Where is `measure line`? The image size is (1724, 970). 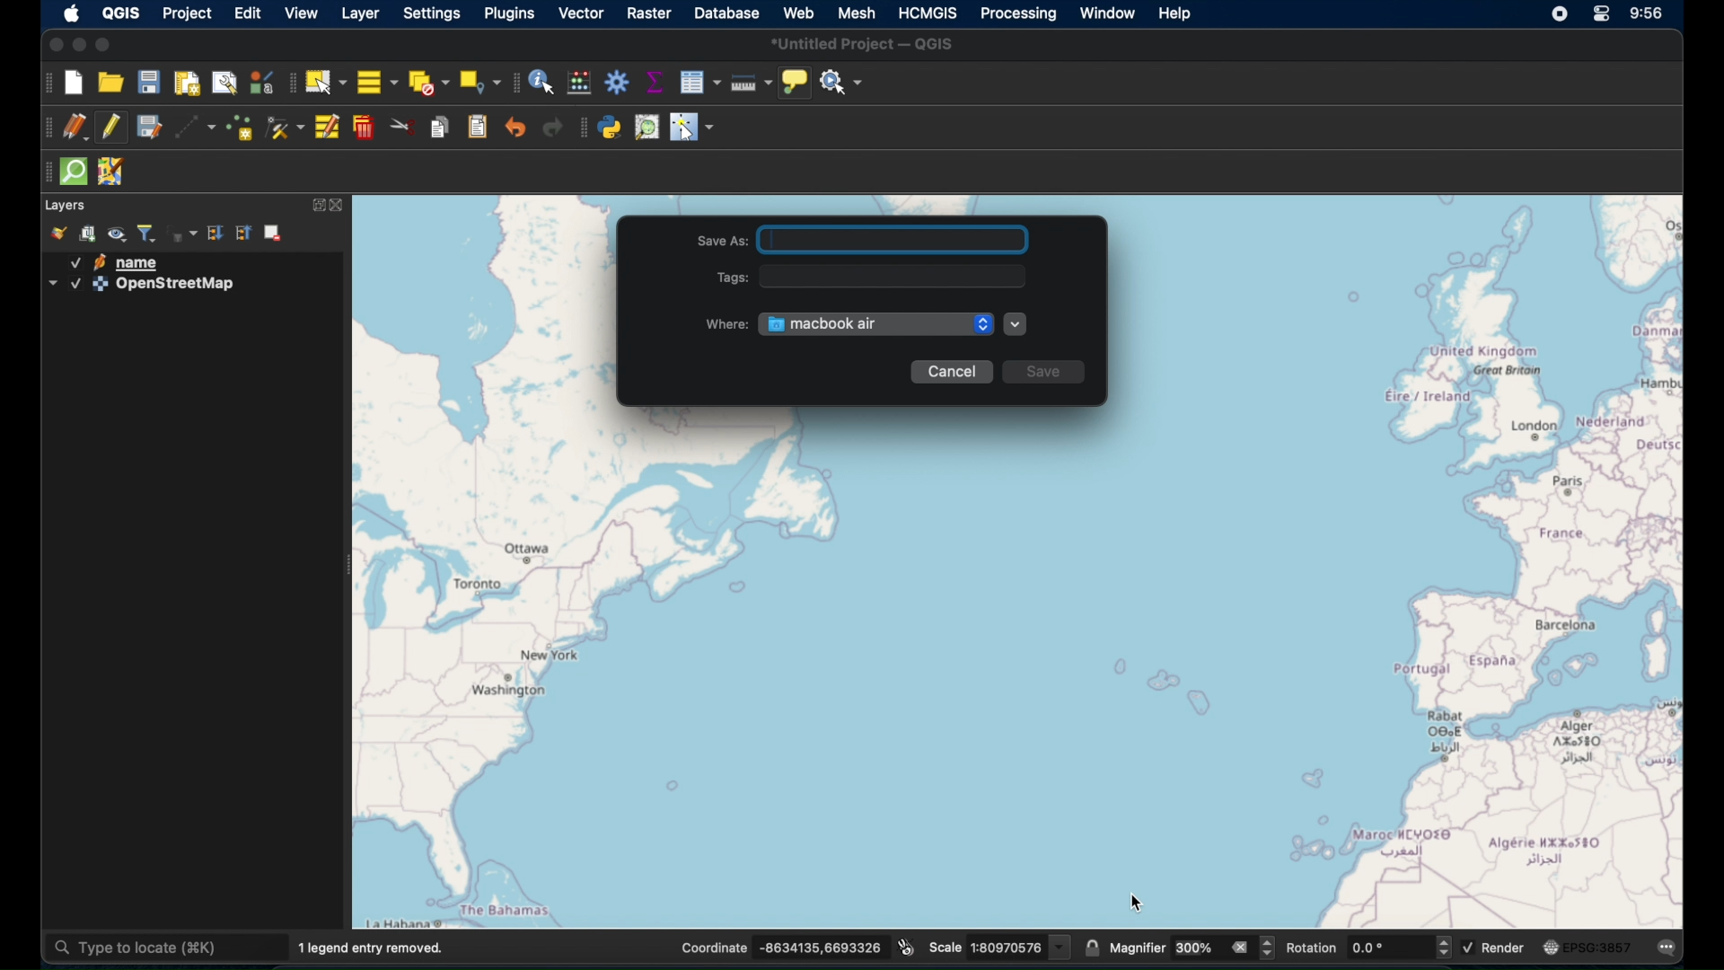 measure line is located at coordinates (752, 82).